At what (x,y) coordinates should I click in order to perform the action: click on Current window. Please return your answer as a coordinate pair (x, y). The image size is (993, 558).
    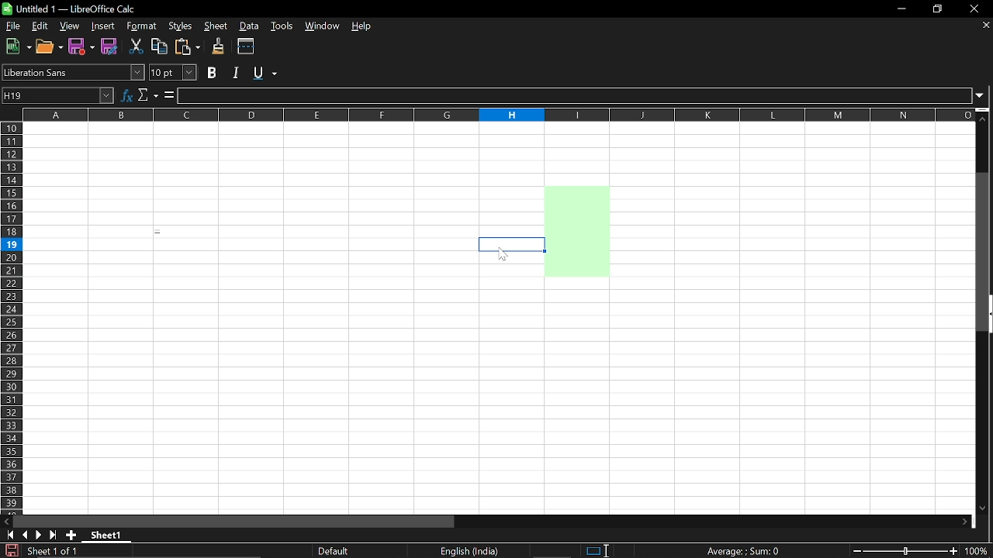
    Looking at the image, I should click on (77, 9).